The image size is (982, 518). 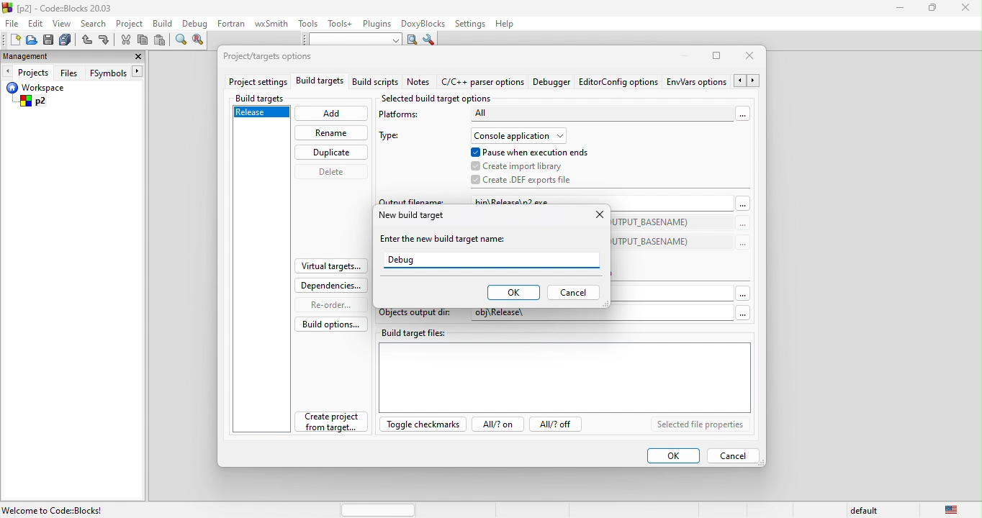 What do you see at coordinates (333, 421) in the screenshot?
I see `create project from target` at bounding box center [333, 421].